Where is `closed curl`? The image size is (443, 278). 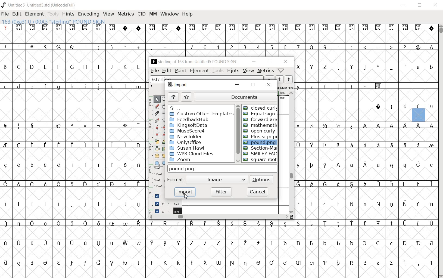
closed curl is located at coordinates (260, 108).